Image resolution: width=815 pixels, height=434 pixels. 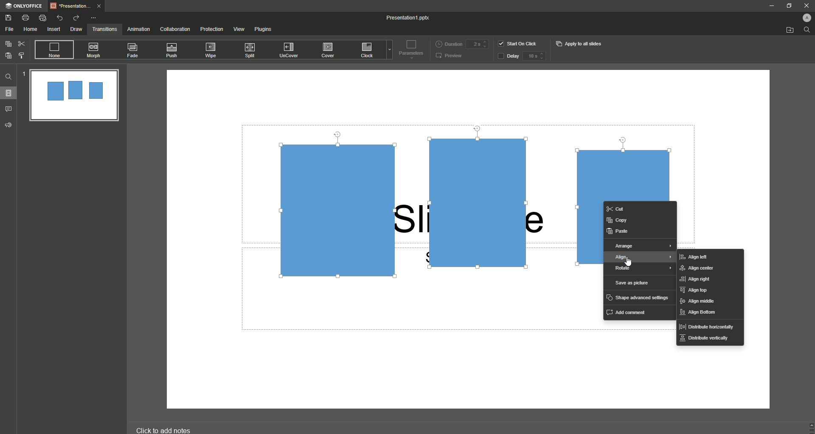 I want to click on Add comment, so click(x=629, y=312).